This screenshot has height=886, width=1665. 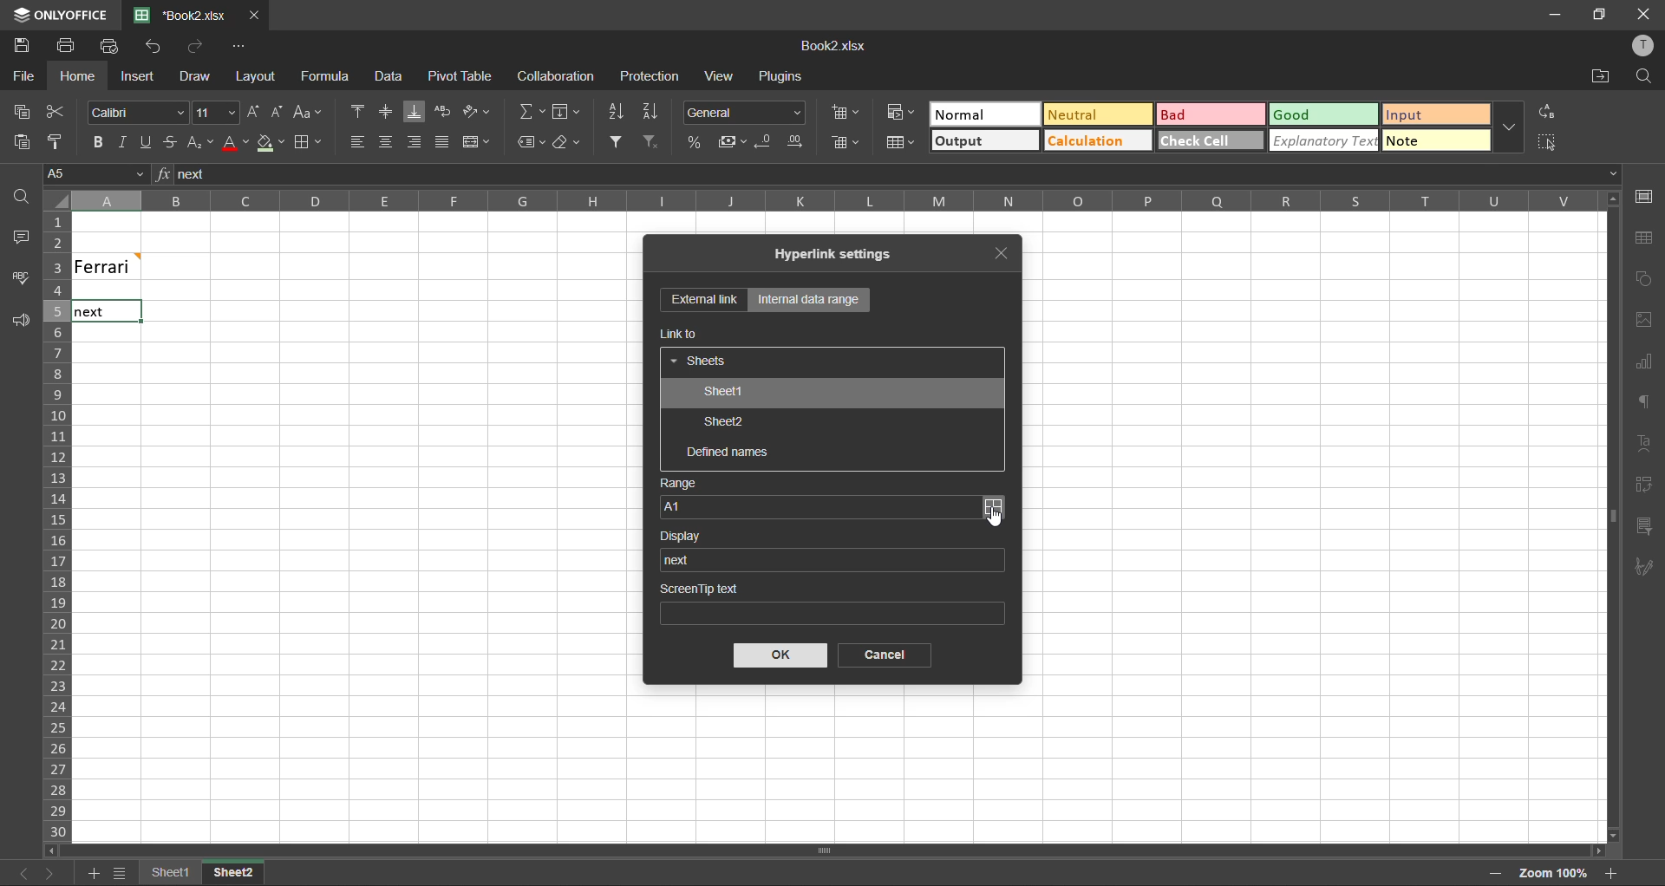 I want to click on paste, so click(x=16, y=140).